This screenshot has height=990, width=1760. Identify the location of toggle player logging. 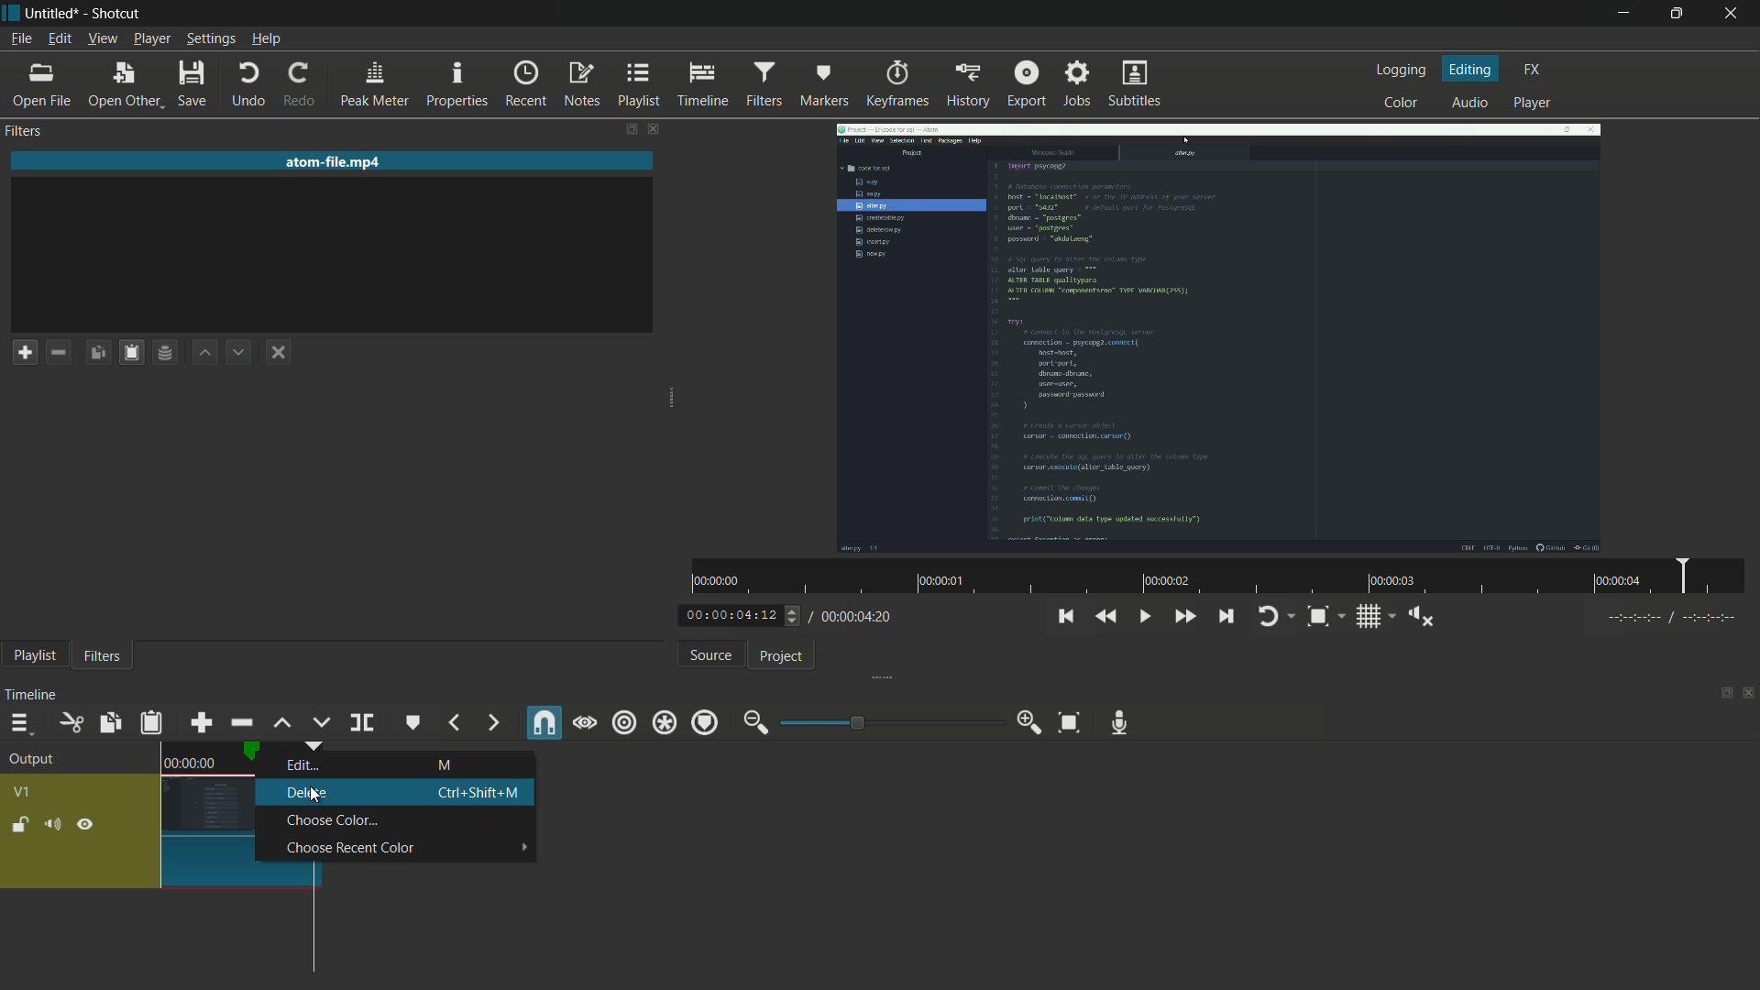
(1268, 617).